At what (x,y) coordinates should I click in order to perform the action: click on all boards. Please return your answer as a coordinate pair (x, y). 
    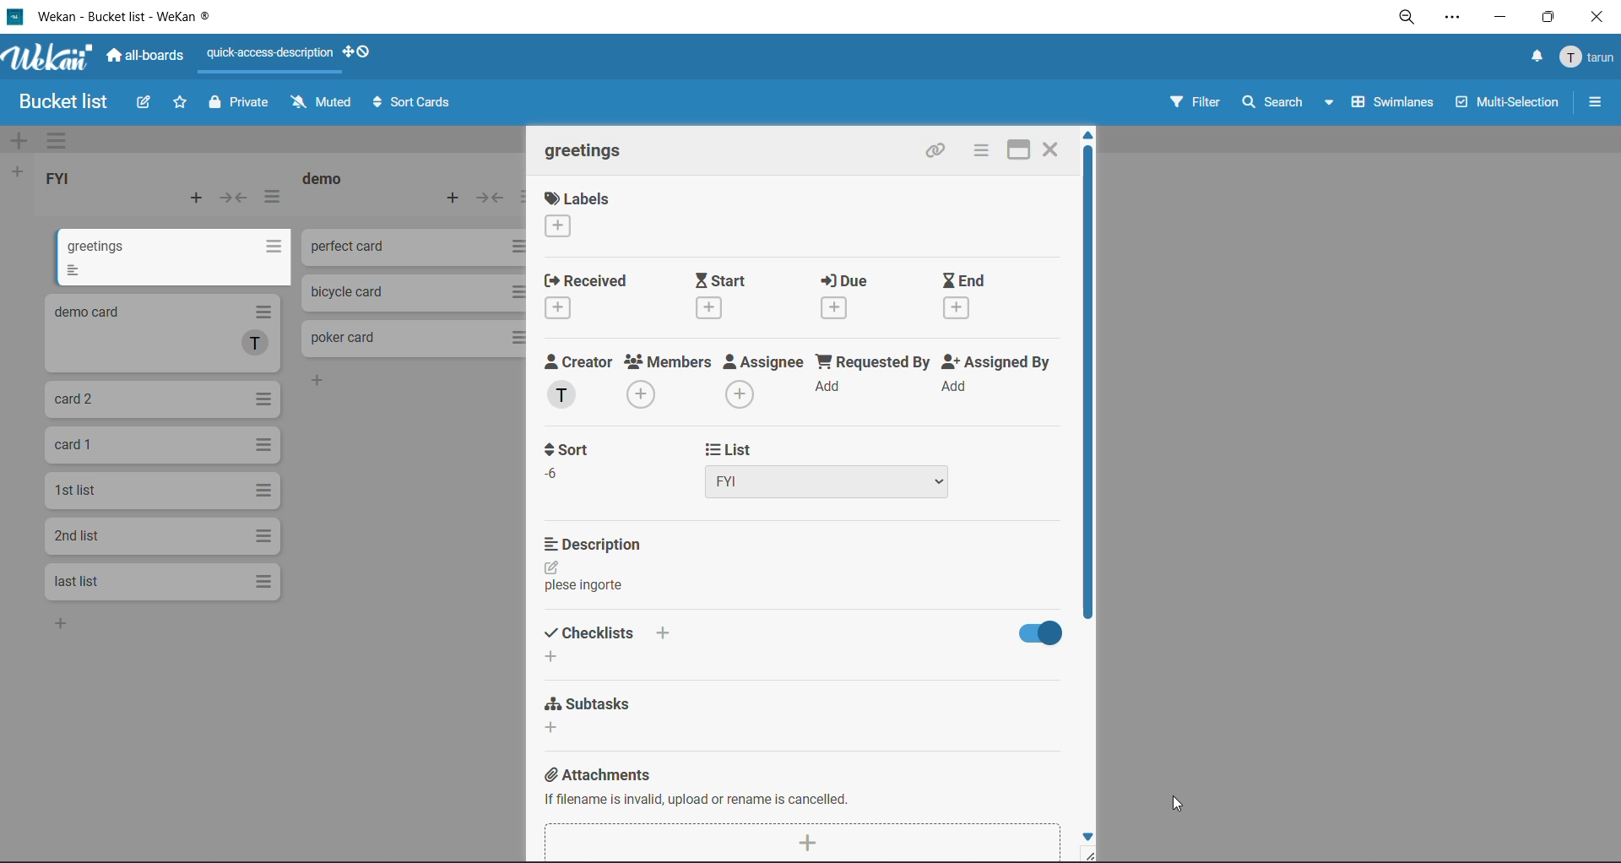
    Looking at the image, I should click on (152, 59).